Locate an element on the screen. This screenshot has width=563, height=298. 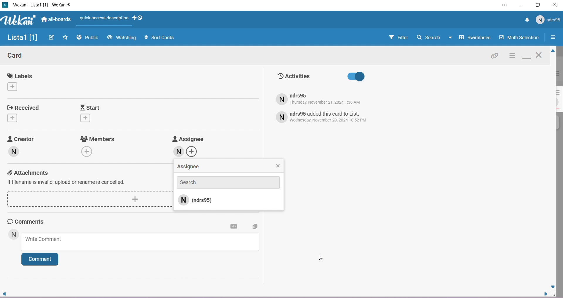
text is located at coordinates (327, 99).